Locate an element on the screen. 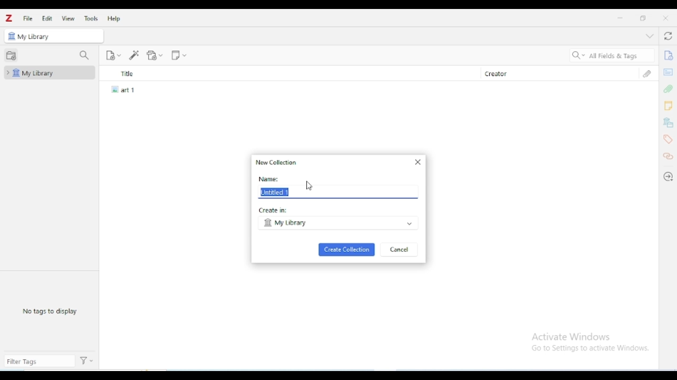 This screenshot has width=677, height=380. edit is located at coordinates (47, 18).